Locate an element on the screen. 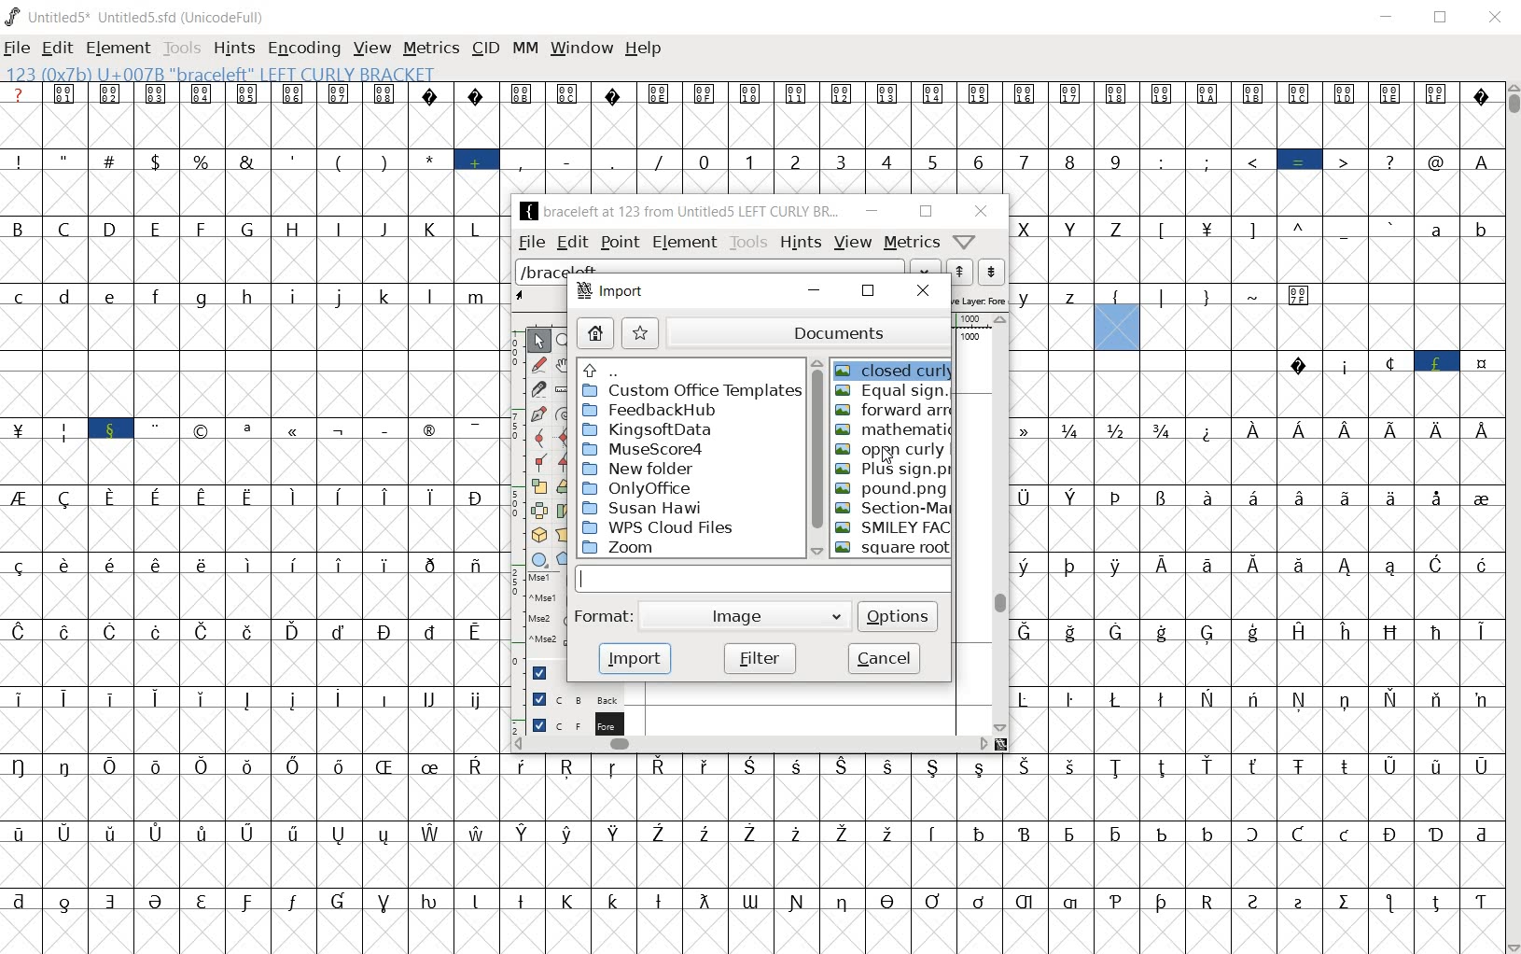  star is located at coordinates (641, 334).